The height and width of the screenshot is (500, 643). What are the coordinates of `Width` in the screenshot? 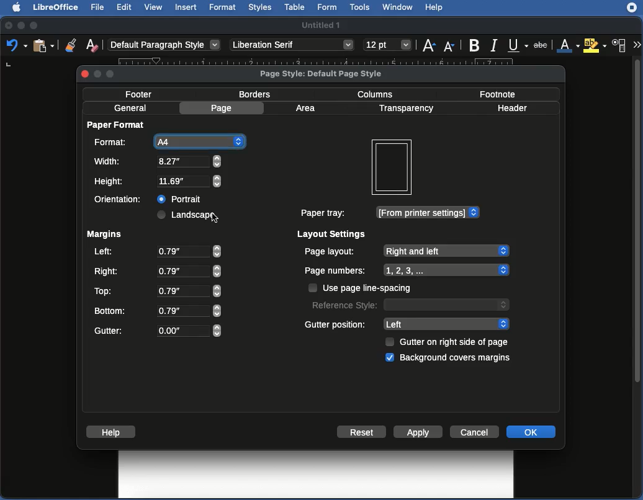 It's located at (109, 161).